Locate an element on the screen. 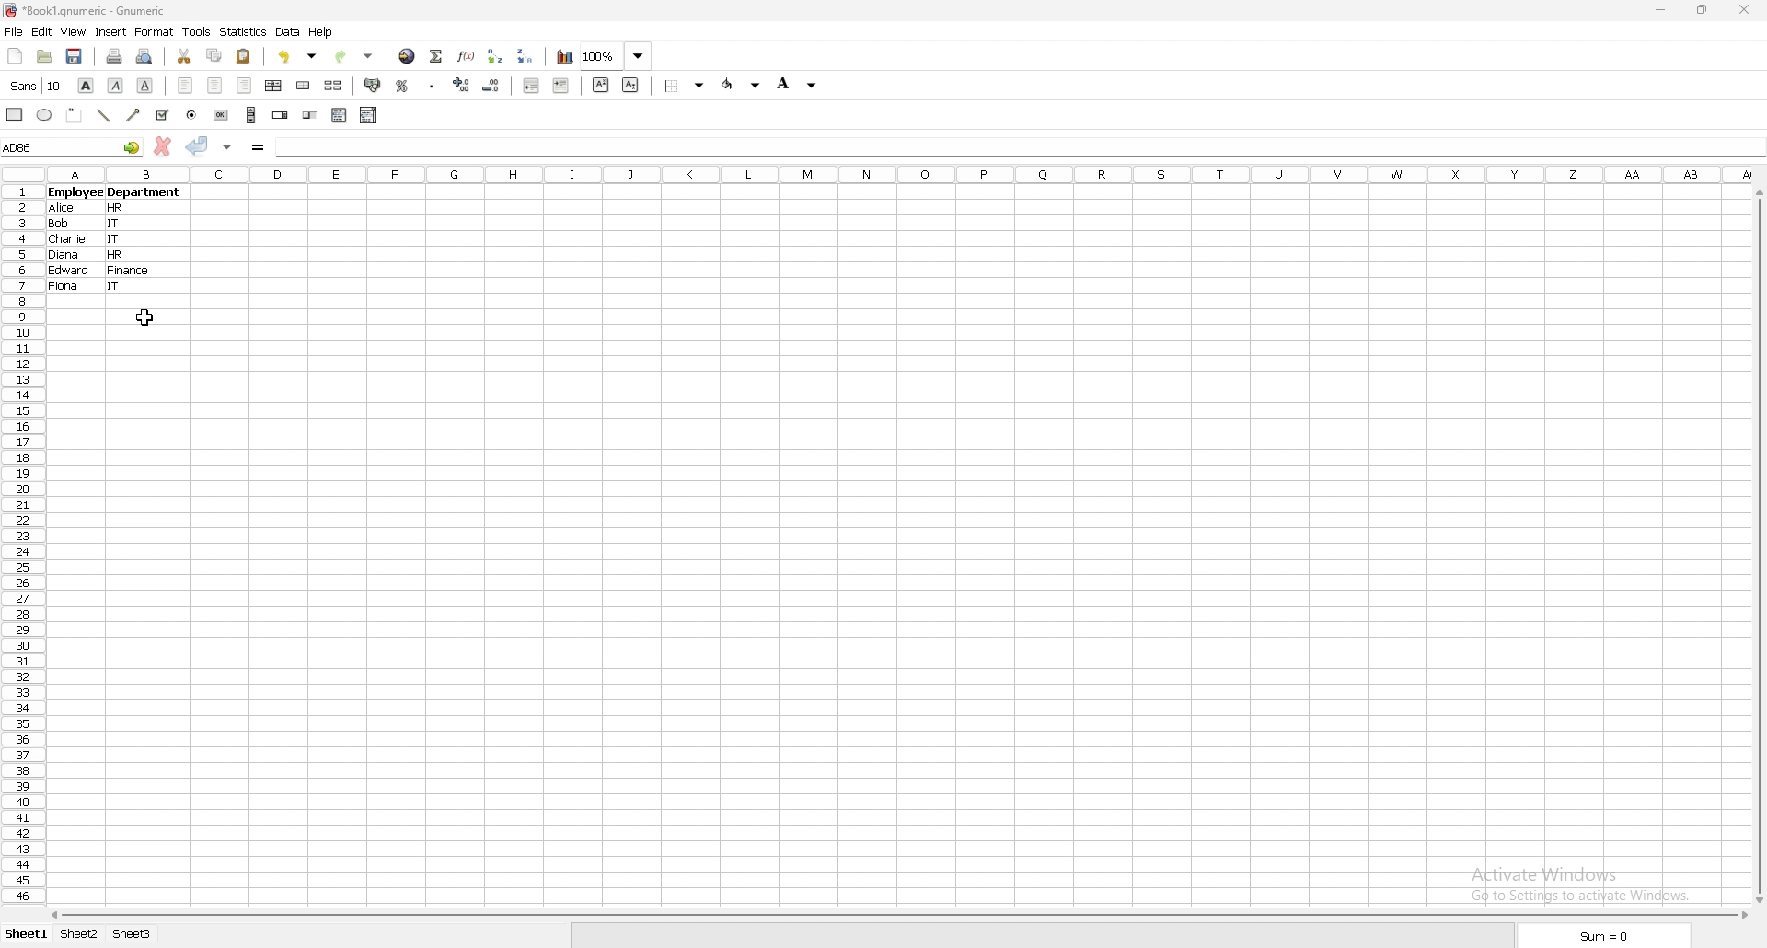  cancel changes is located at coordinates (162, 146).